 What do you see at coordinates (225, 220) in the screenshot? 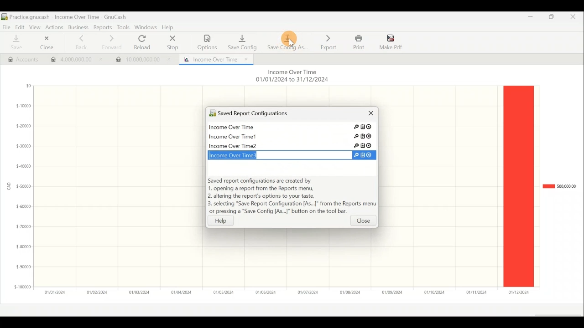
I see `Help` at bounding box center [225, 220].